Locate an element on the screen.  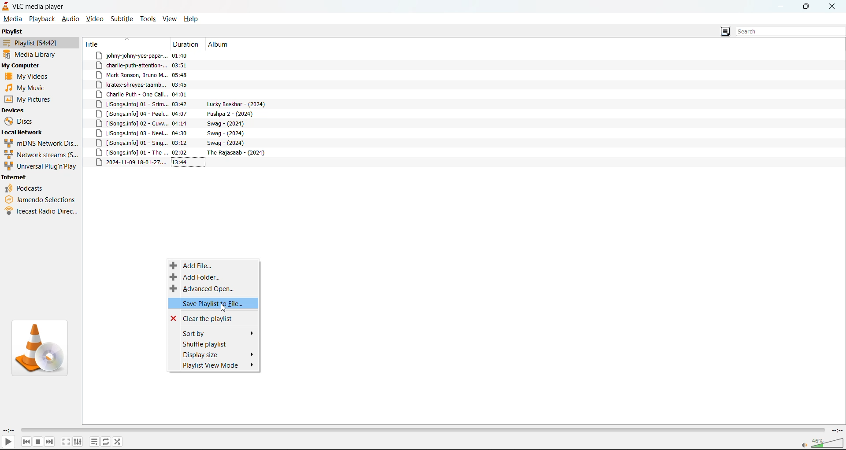
maximize is located at coordinates (806, 7).